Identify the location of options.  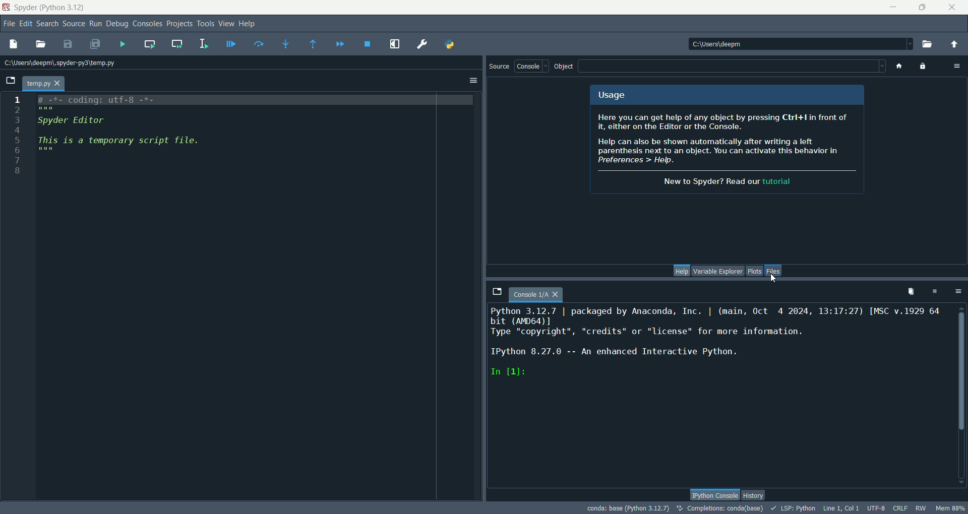
(959, 290).